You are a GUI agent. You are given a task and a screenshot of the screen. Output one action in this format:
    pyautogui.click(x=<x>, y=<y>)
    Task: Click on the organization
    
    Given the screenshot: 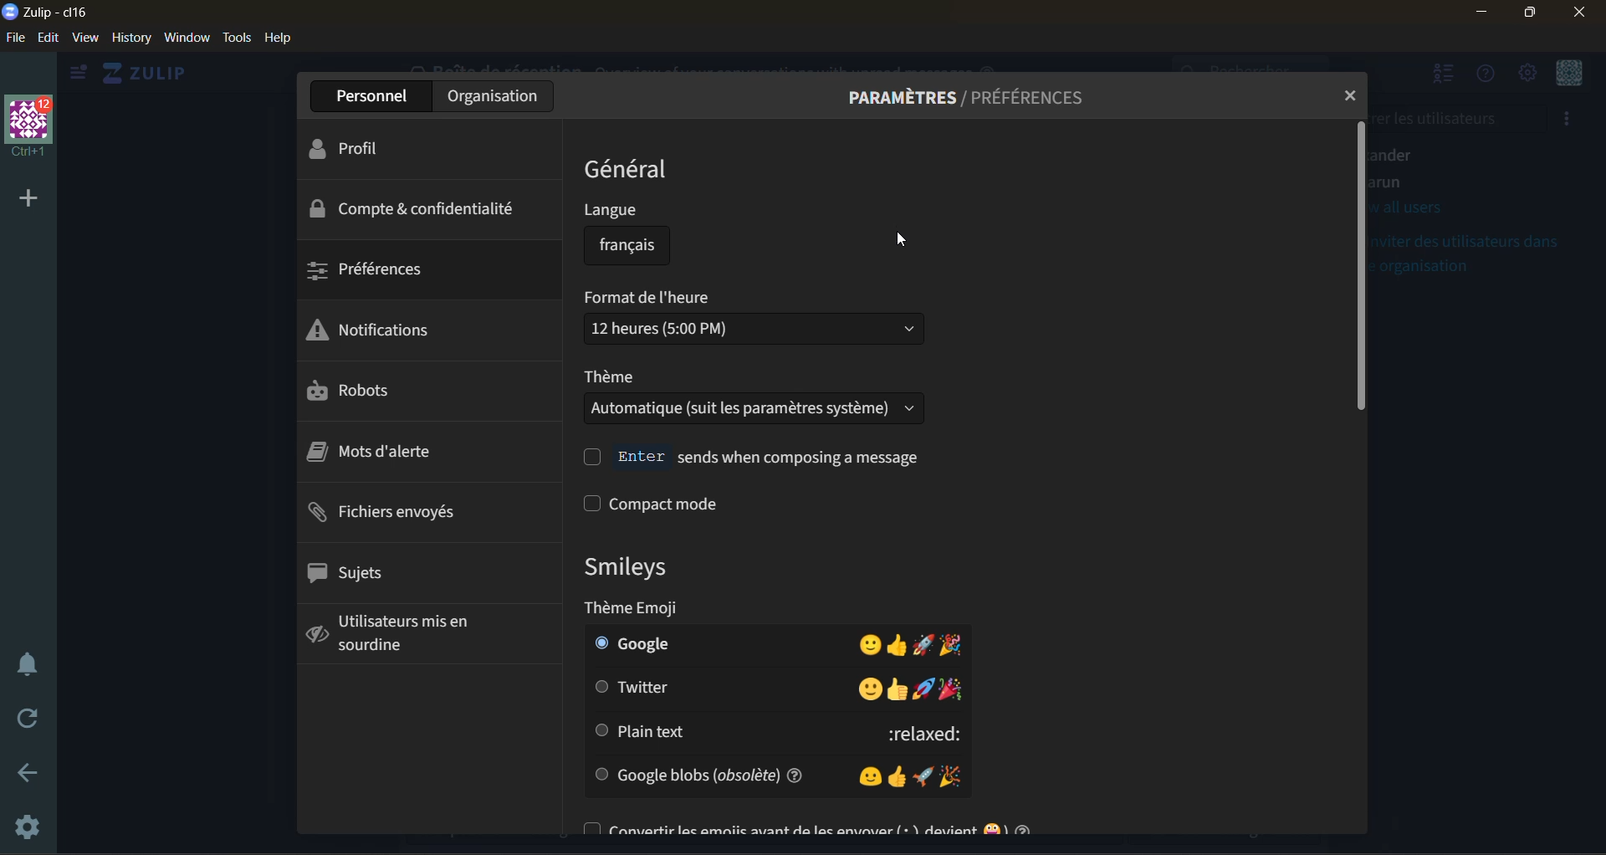 What is the action you would take?
    pyautogui.click(x=497, y=95)
    